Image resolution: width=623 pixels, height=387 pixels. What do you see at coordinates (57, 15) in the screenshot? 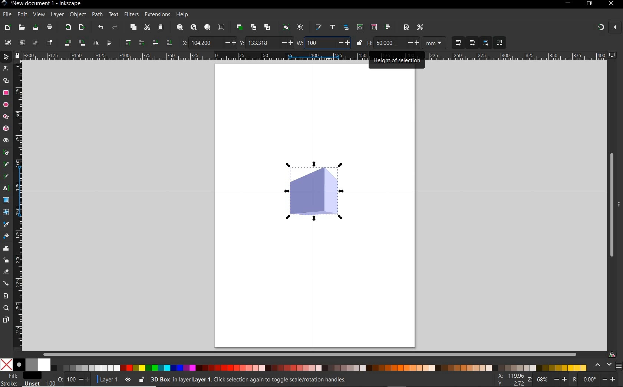
I see `layer` at bounding box center [57, 15].